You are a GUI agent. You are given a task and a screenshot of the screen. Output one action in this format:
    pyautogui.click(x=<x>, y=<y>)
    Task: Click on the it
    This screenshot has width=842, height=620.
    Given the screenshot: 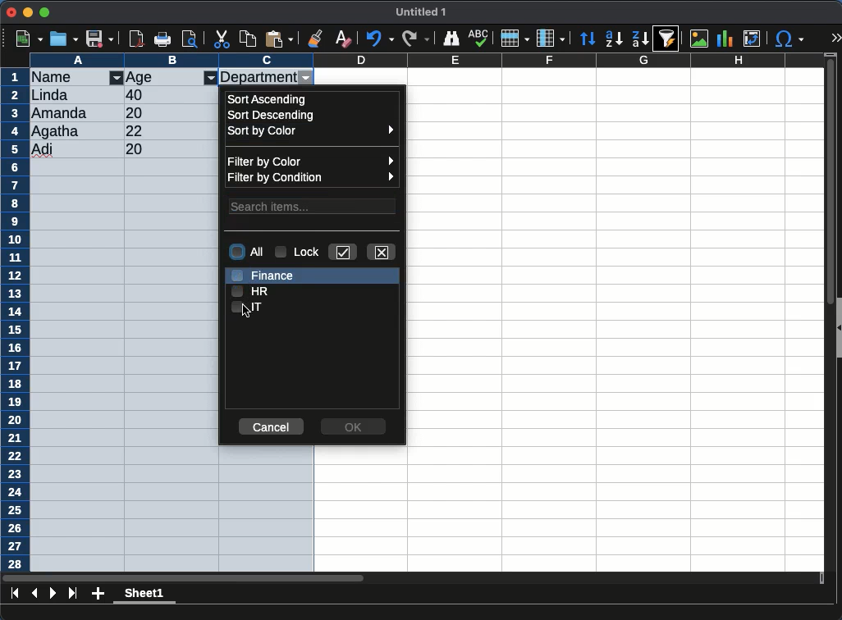 What is the action you would take?
    pyautogui.click(x=249, y=308)
    